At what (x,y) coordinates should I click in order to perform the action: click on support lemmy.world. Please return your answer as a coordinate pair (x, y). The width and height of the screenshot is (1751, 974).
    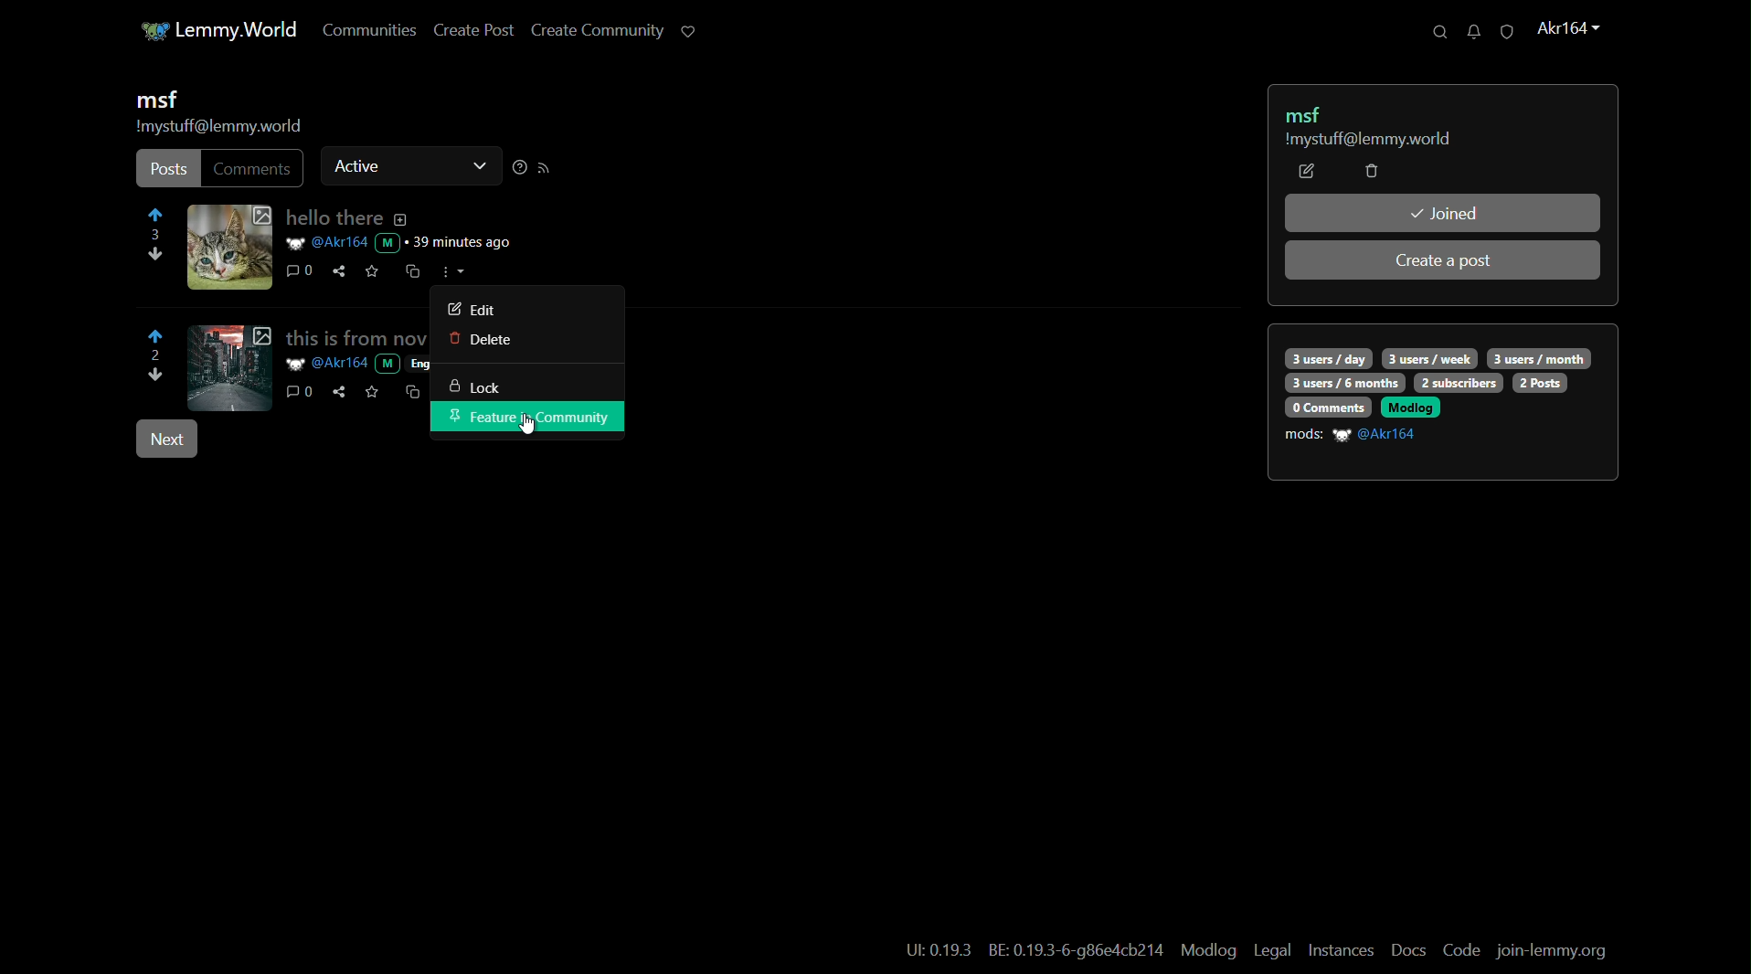
    Looking at the image, I should click on (686, 30).